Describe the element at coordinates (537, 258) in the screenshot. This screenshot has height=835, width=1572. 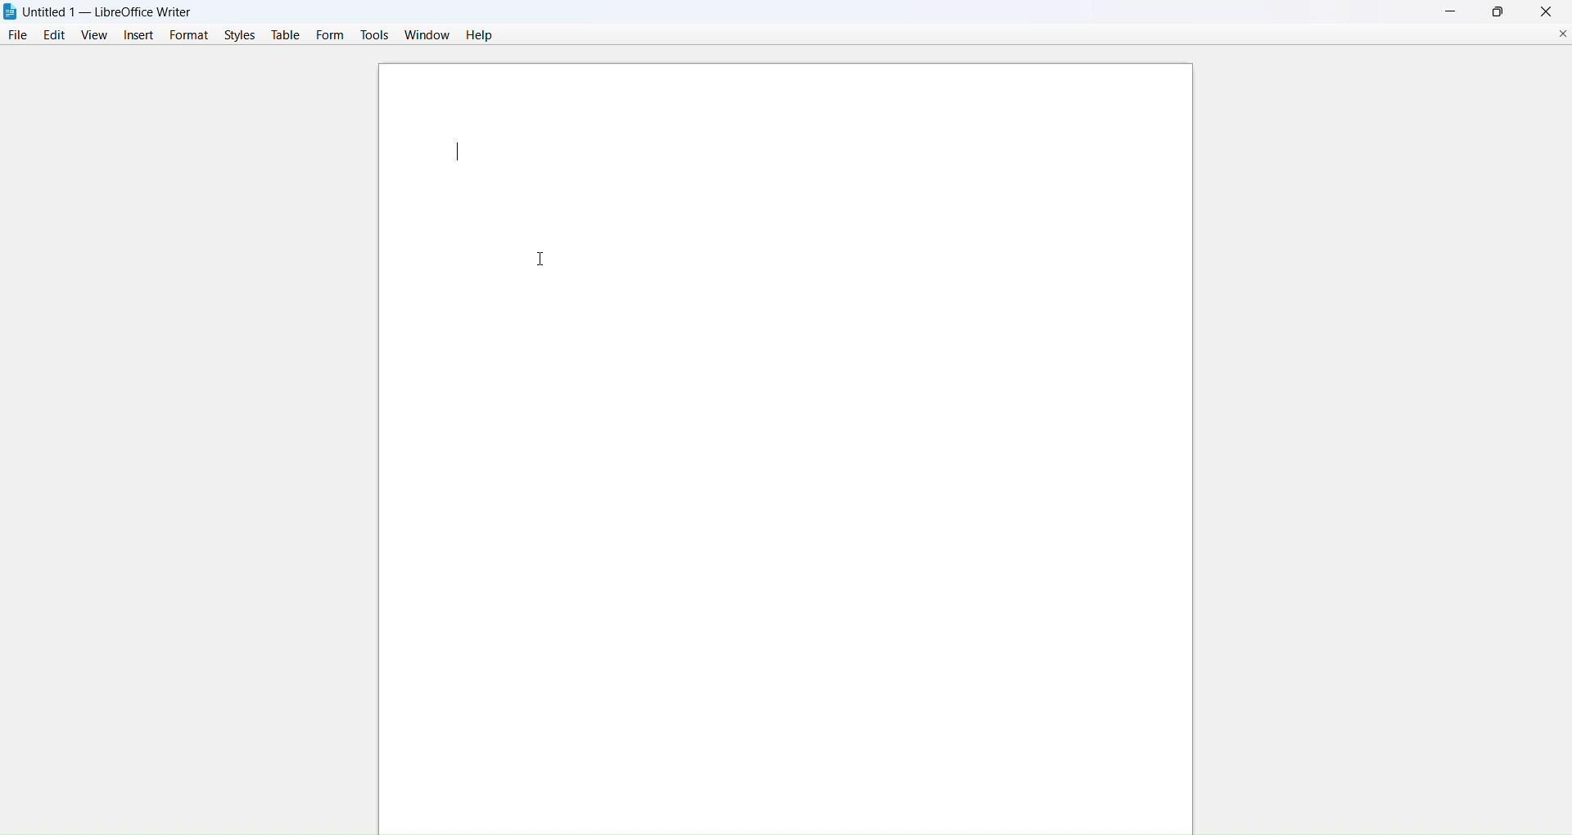
I see `cursor` at that location.